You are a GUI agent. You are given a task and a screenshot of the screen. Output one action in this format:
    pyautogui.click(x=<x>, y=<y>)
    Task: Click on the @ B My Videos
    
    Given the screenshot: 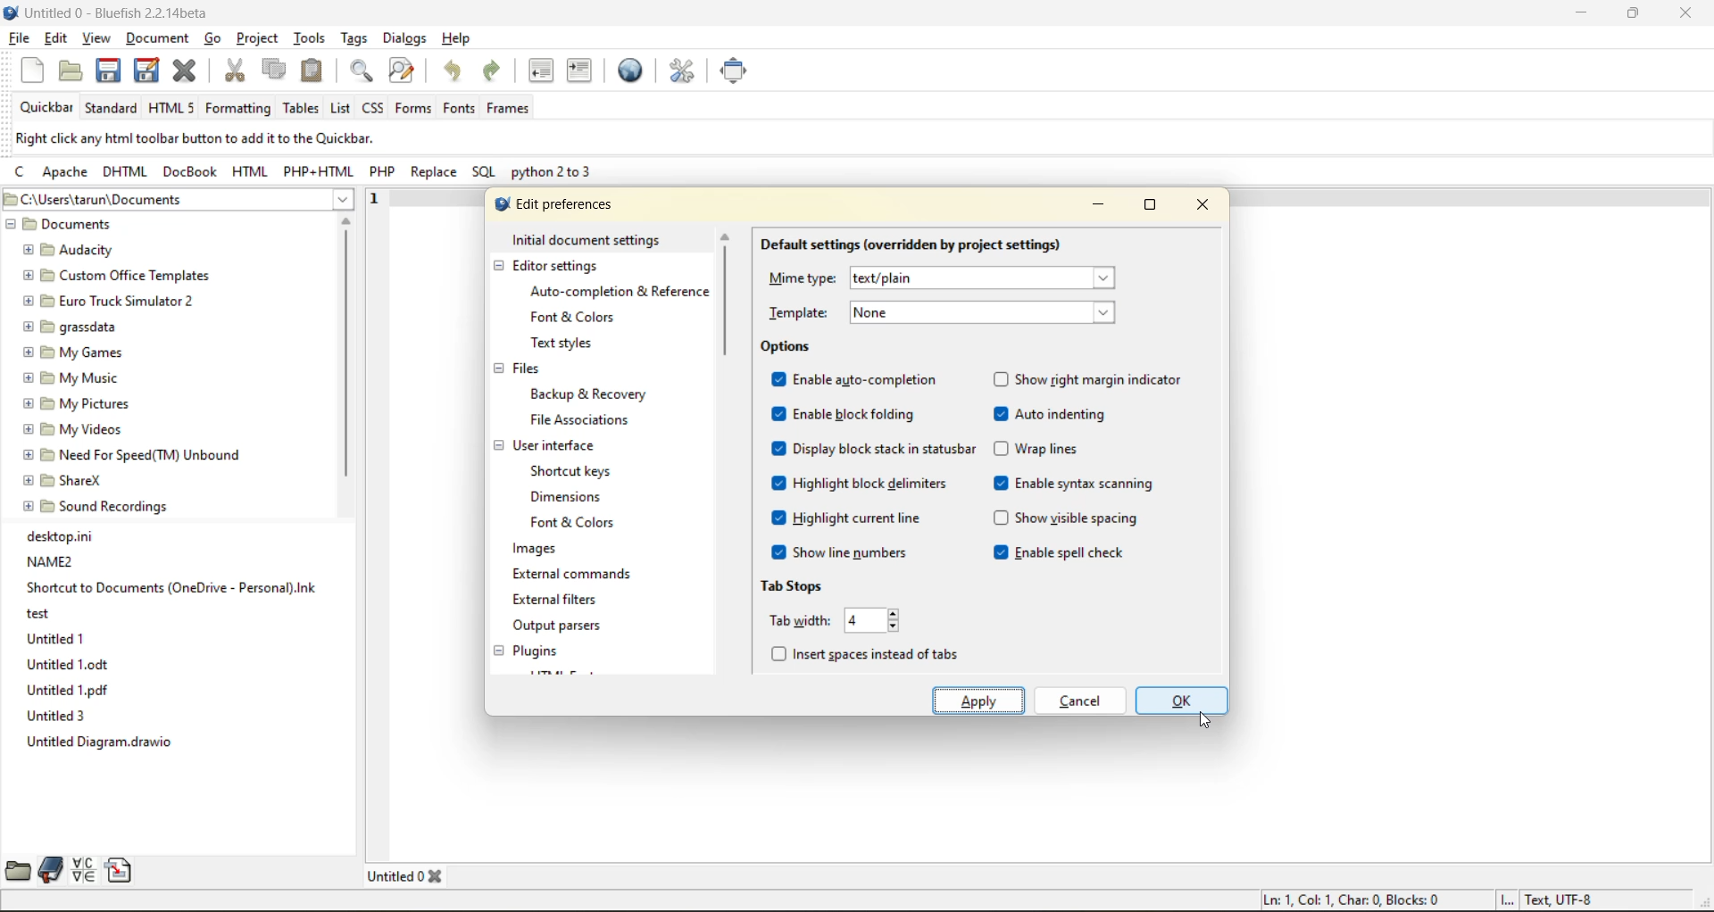 What is the action you would take?
    pyautogui.click(x=73, y=427)
    